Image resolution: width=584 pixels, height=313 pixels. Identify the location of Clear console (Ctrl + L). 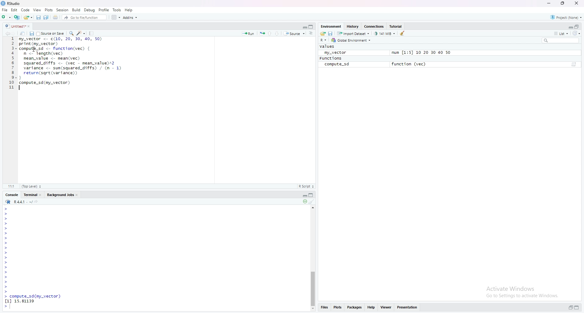
(312, 202).